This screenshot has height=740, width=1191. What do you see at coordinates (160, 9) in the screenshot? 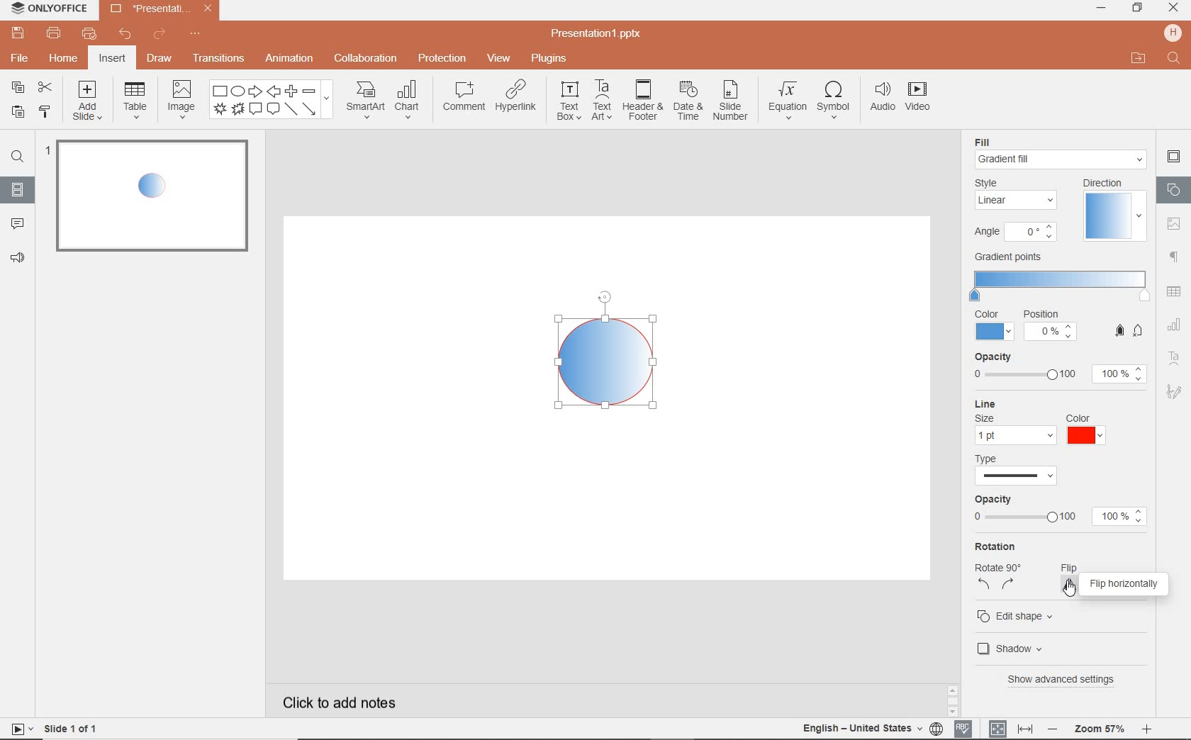
I see `file name` at bounding box center [160, 9].